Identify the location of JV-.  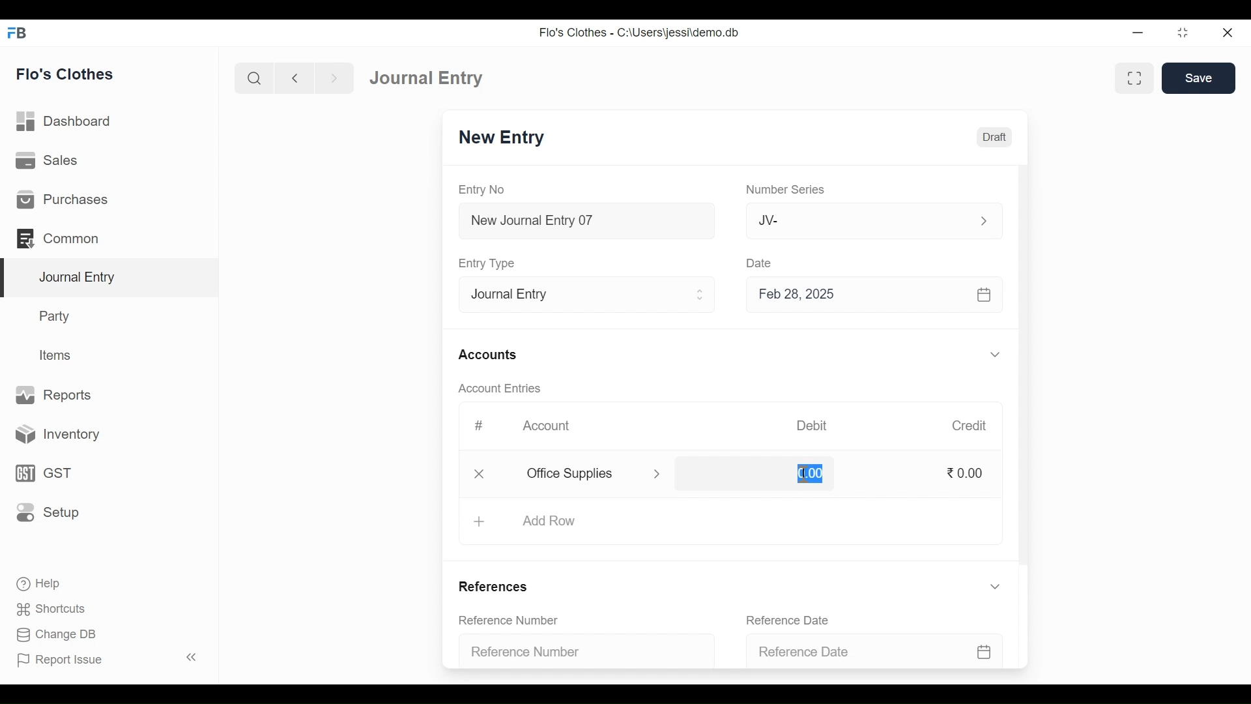
(851, 221).